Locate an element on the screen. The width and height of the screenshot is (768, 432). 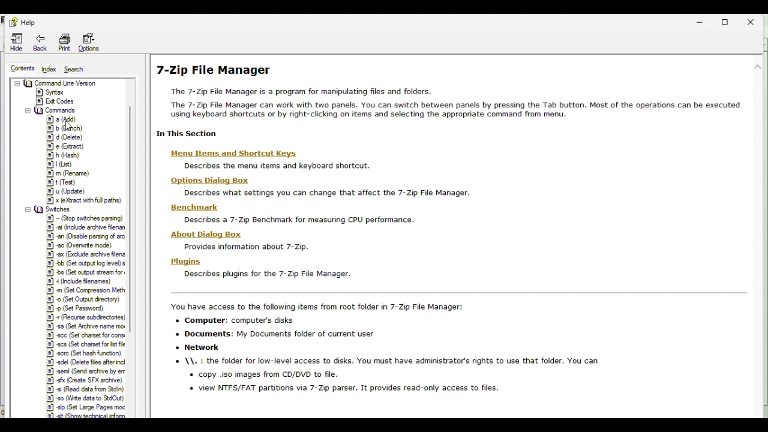
a is located at coordinates (62, 121).